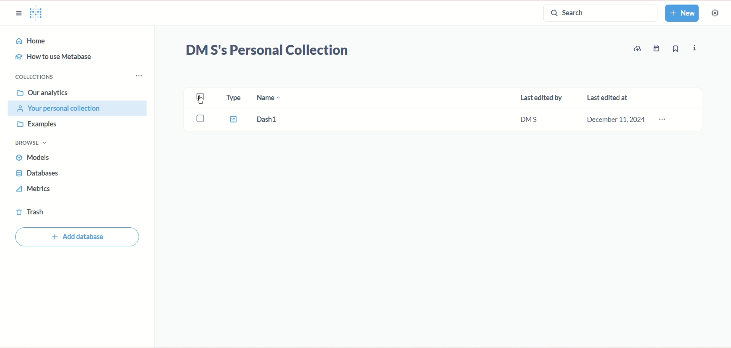  What do you see at coordinates (202, 99) in the screenshot?
I see `check box` at bounding box center [202, 99].